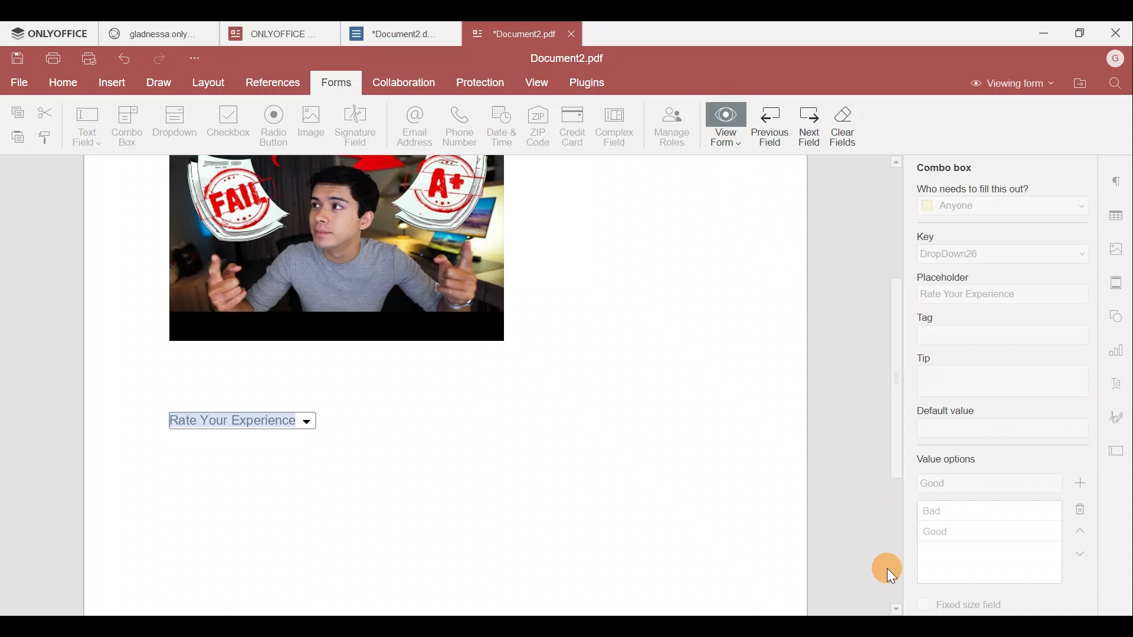 Image resolution: width=1133 pixels, height=637 pixels. What do you see at coordinates (1001, 287) in the screenshot?
I see `Placeholder` at bounding box center [1001, 287].